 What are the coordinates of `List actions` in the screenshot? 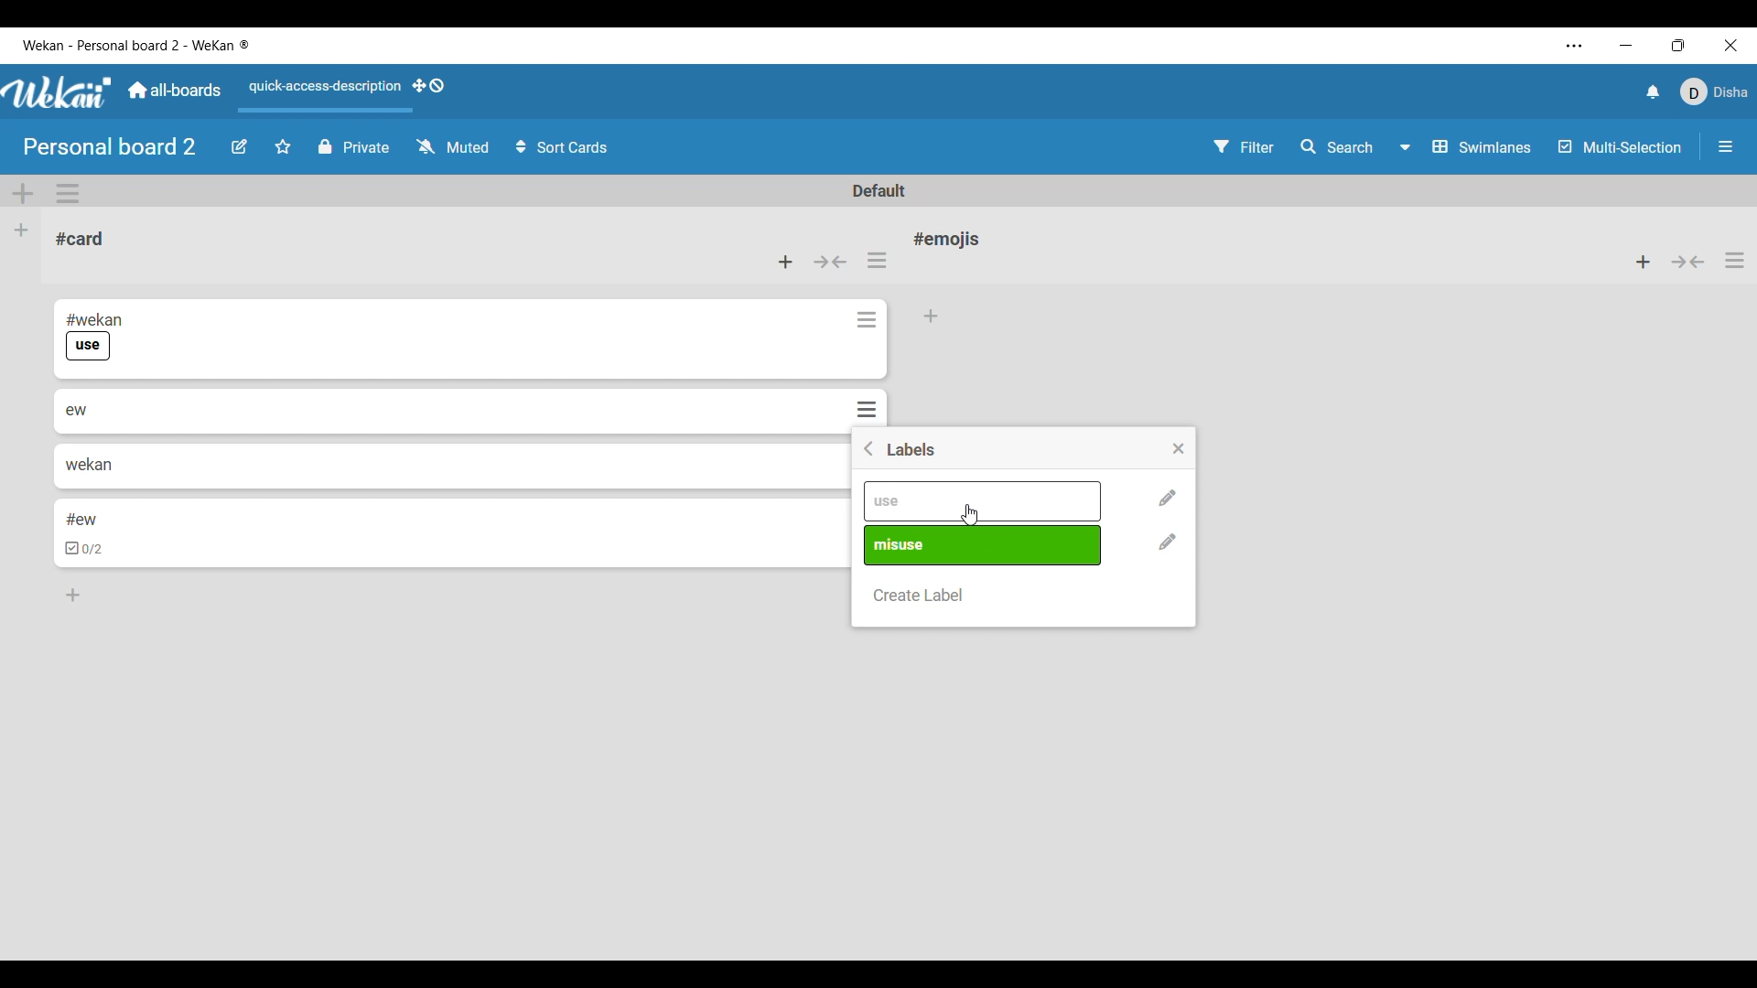 It's located at (1734, 261).